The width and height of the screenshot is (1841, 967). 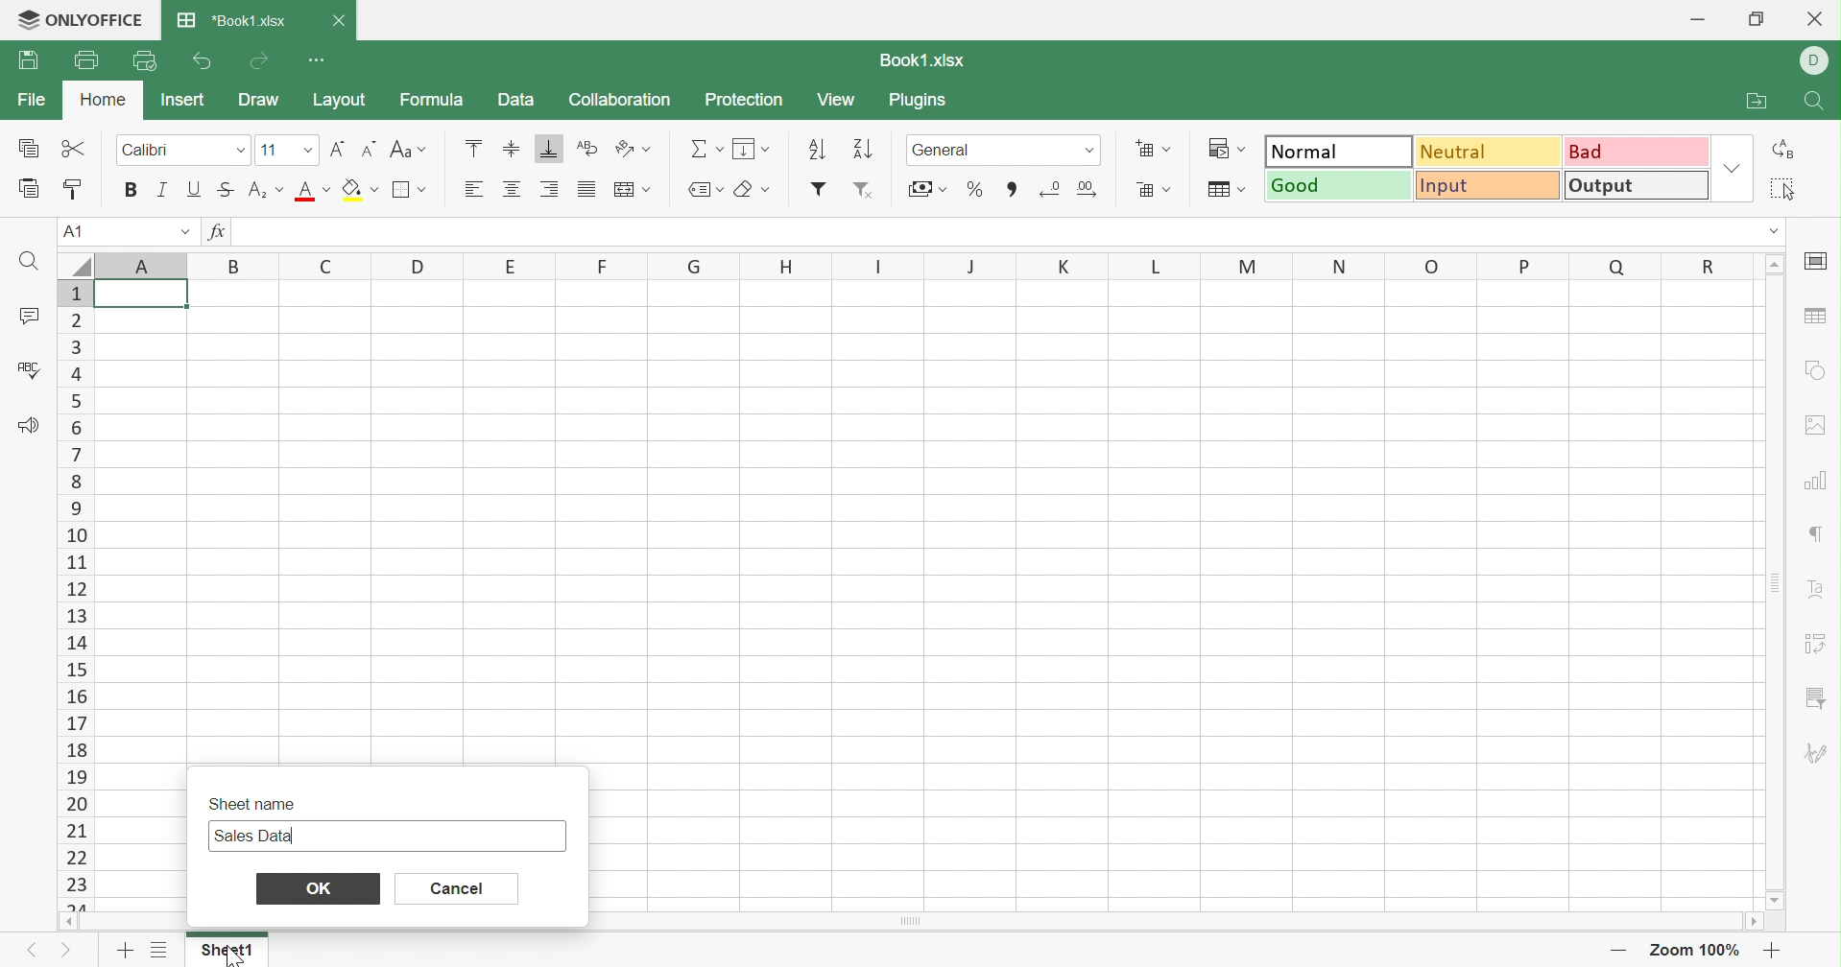 What do you see at coordinates (1154, 147) in the screenshot?
I see `Insert cells` at bounding box center [1154, 147].